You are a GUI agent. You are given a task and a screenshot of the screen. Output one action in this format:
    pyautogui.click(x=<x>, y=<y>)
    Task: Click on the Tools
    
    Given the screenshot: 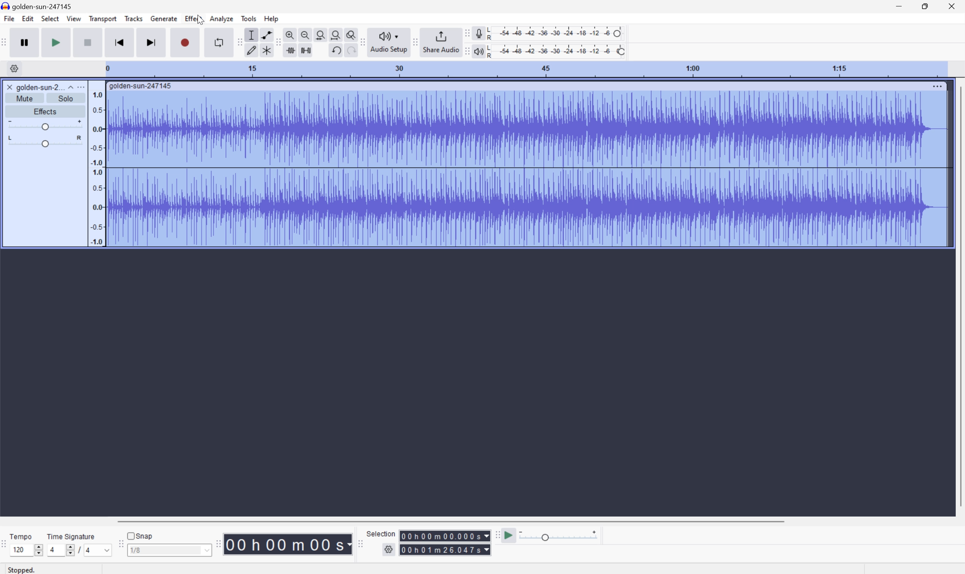 What is the action you would take?
    pyautogui.click(x=249, y=18)
    